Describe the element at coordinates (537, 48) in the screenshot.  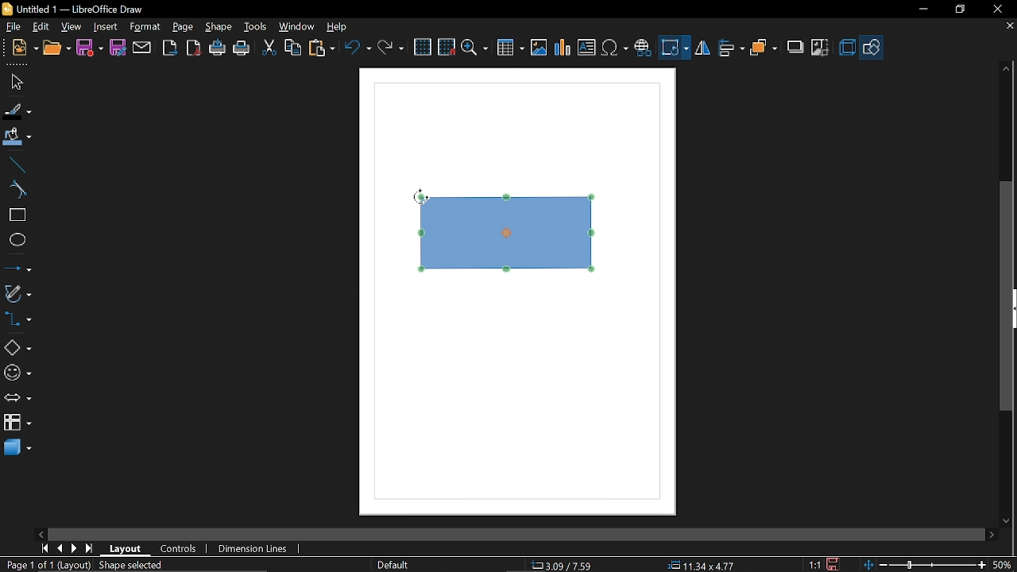
I see `Insert Image` at that location.